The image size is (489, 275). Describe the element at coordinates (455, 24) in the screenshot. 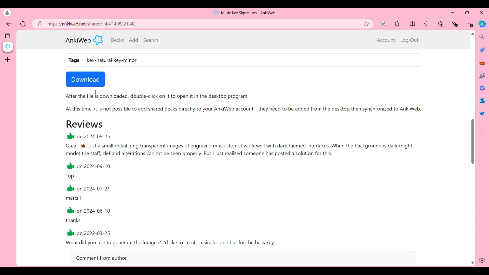

I see `Browser essentials` at that location.